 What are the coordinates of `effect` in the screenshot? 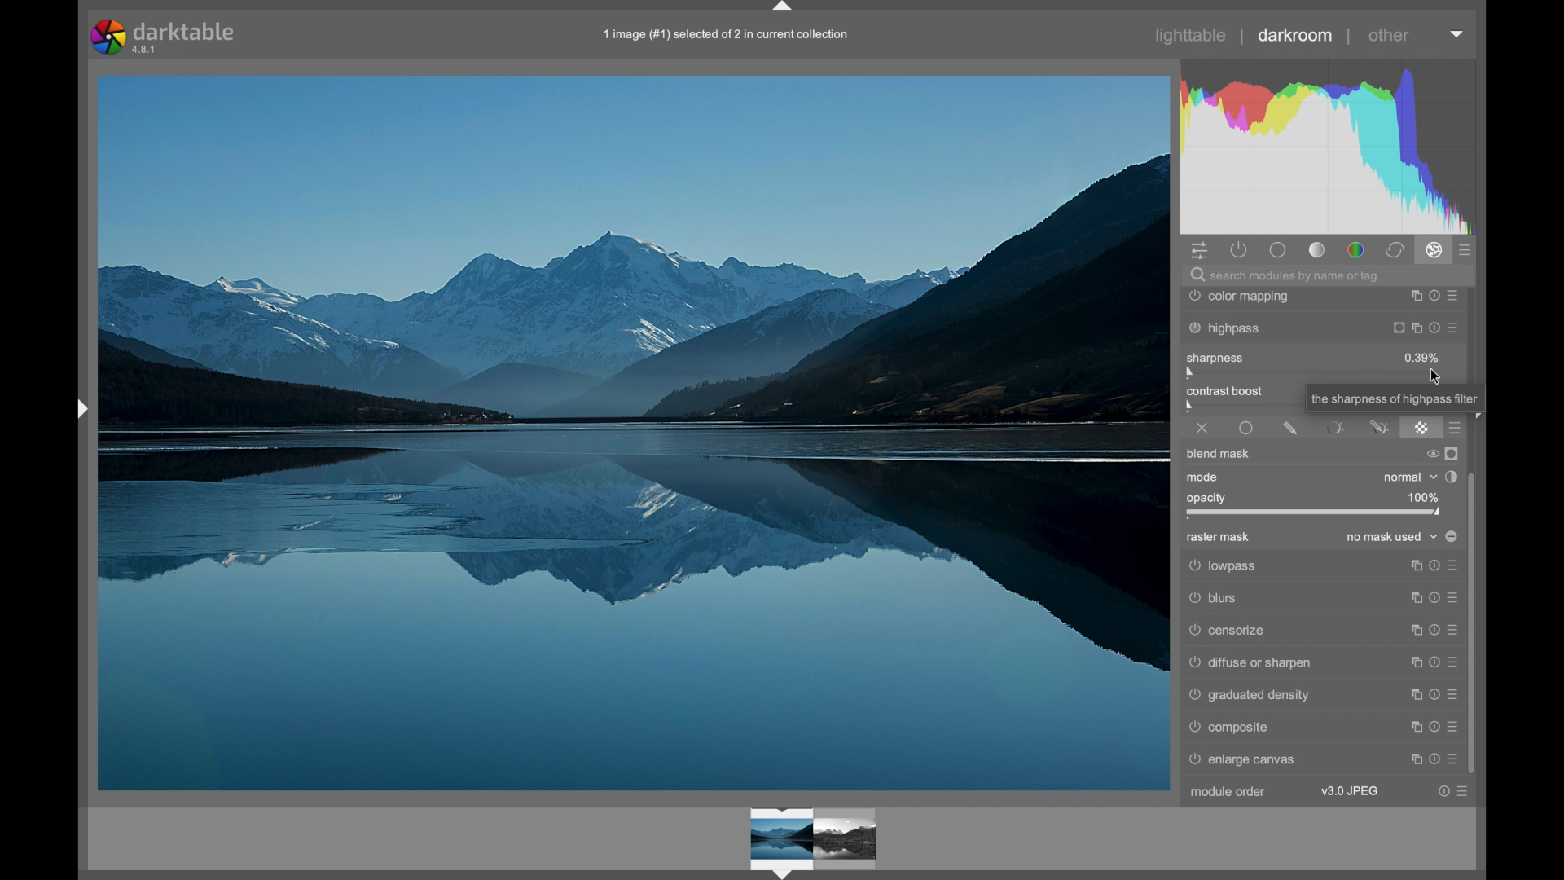 It's located at (1434, 250).